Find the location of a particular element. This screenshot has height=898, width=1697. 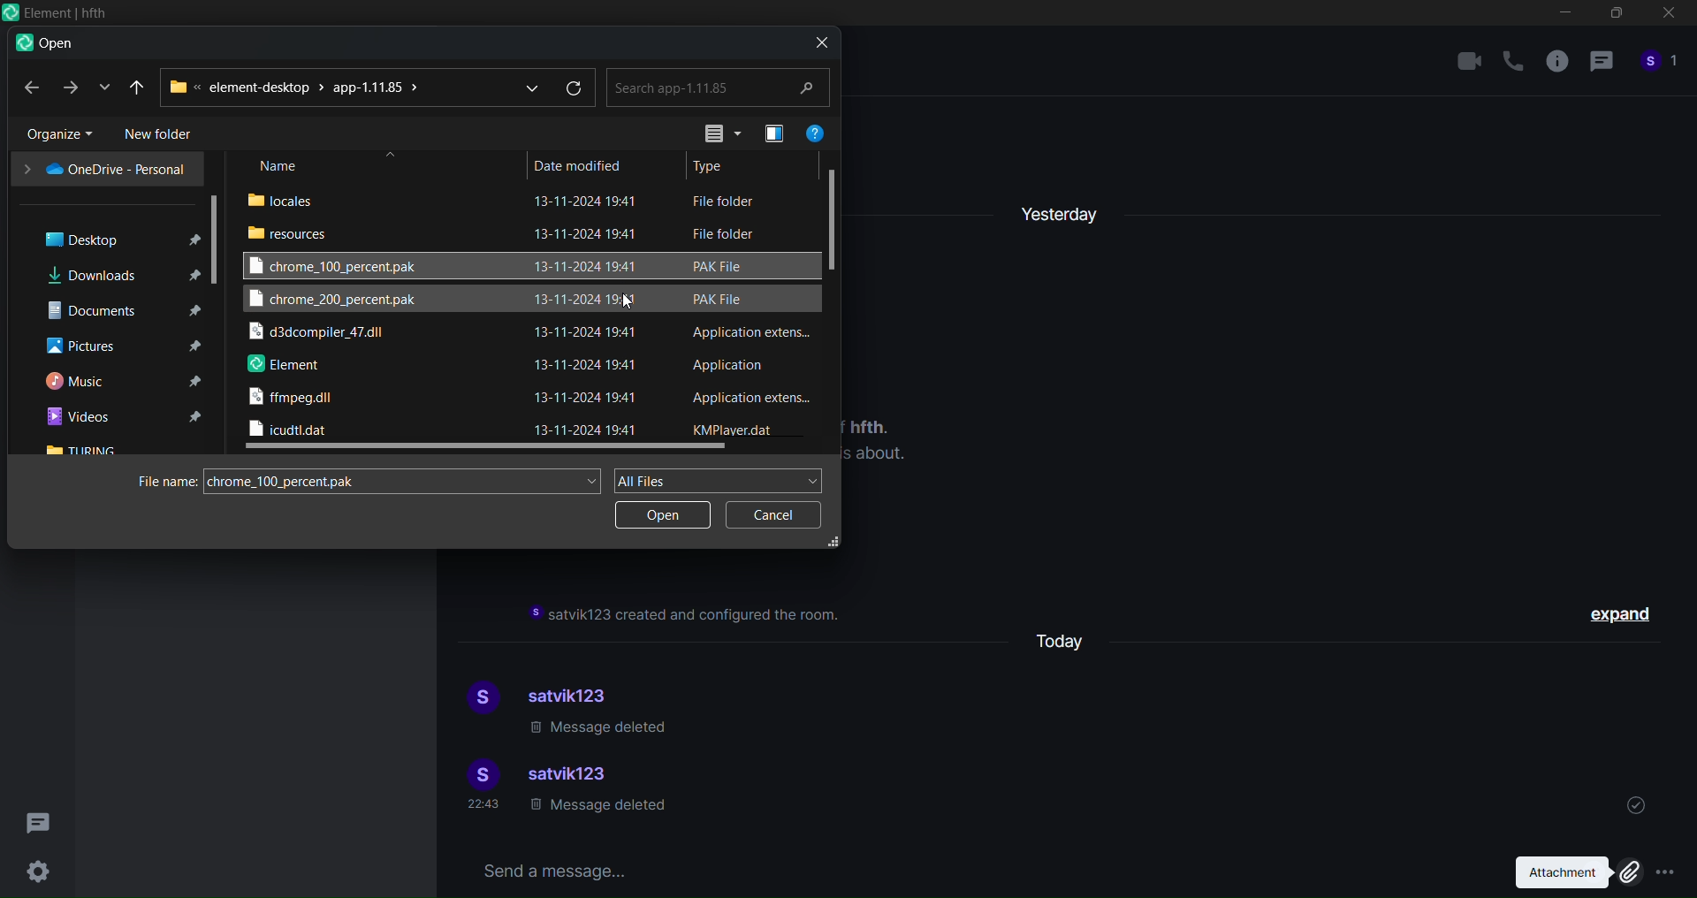

open is located at coordinates (661, 518).